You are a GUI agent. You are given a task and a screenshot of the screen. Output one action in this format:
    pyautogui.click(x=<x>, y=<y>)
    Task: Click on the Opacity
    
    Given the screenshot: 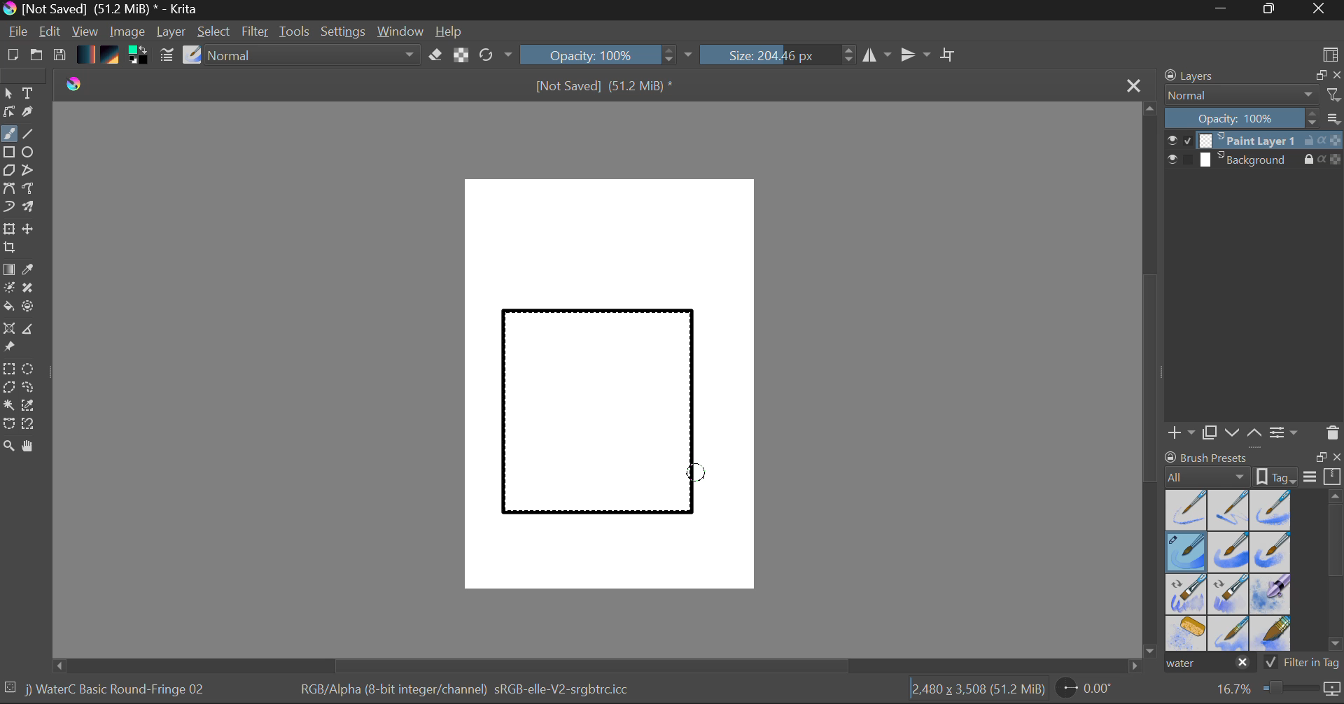 What is the action you would take?
    pyautogui.click(x=608, y=55)
    